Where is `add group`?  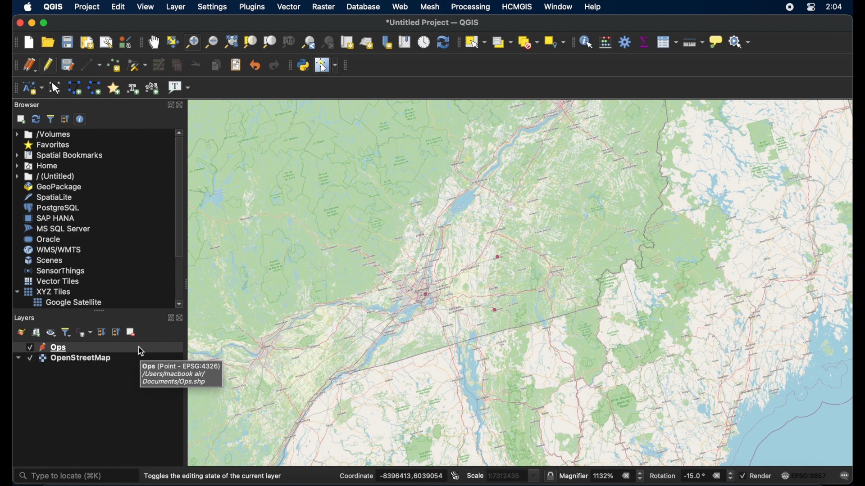 add group is located at coordinates (36, 333).